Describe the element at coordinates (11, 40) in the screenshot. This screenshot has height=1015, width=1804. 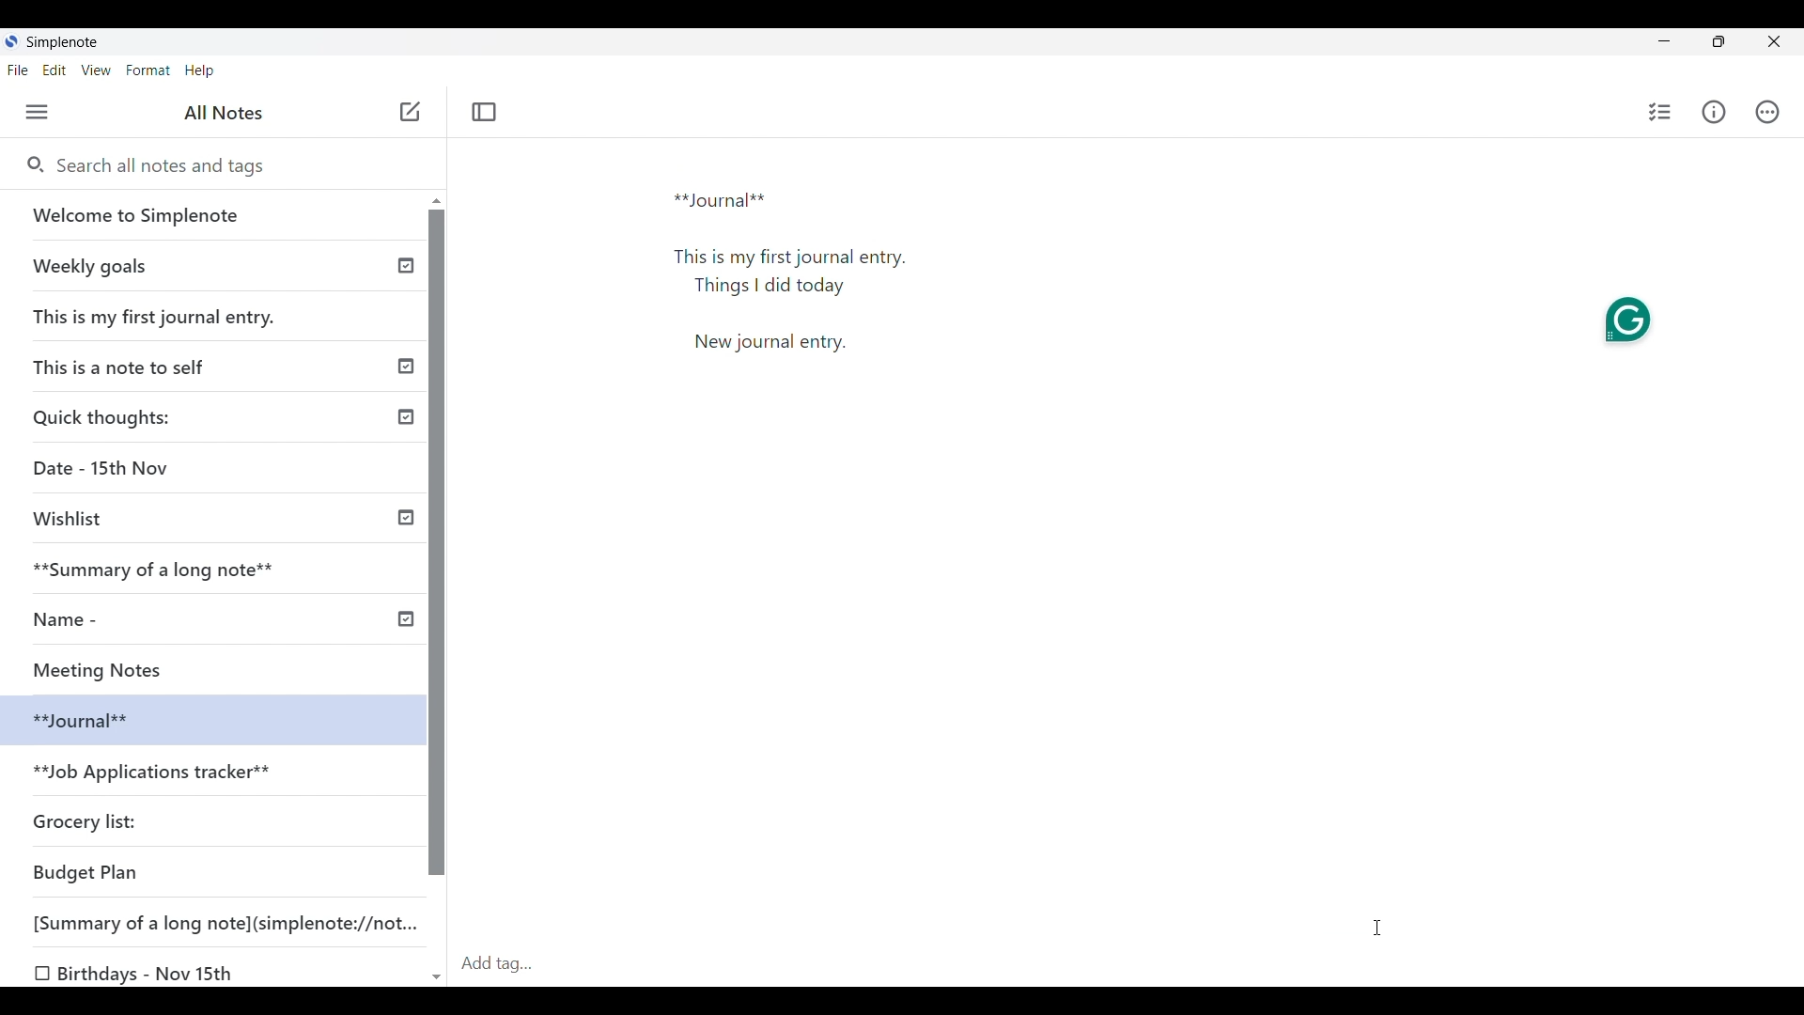
I see `Software logo` at that location.